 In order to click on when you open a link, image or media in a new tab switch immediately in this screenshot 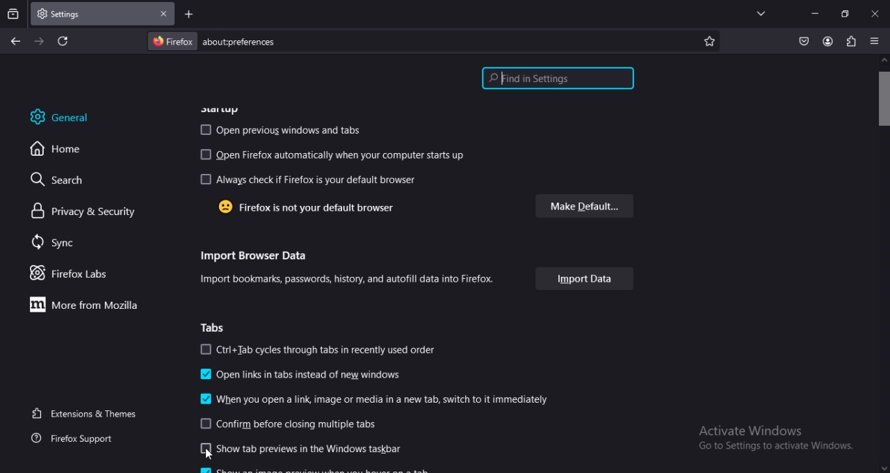, I will do `click(375, 399)`.